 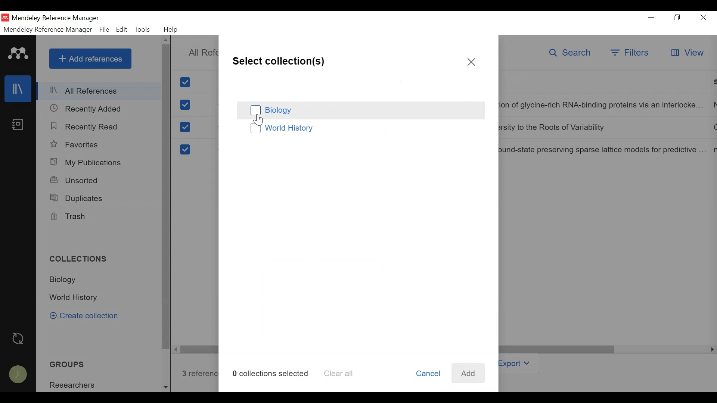 I want to click on Close, so click(x=704, y=18).